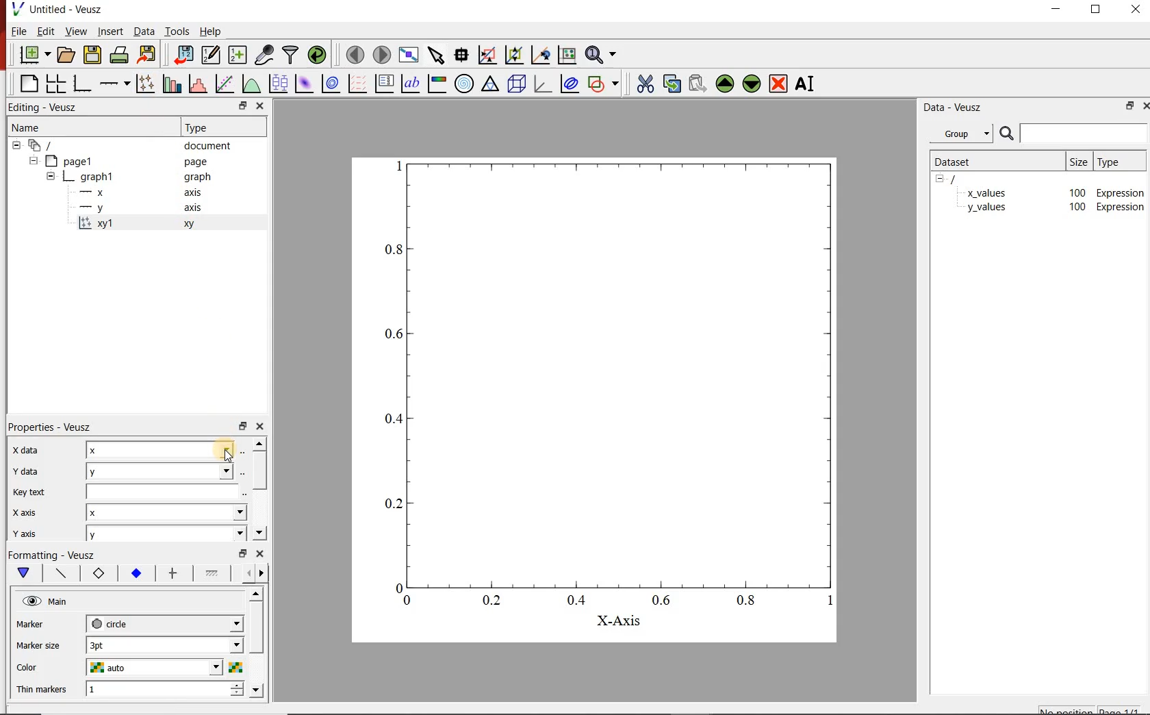 This screenshot has width=1150, height=715. What do you see at coordinates (214, 31) in the screenshot?
I see `help` at bounding box center [214, 31].